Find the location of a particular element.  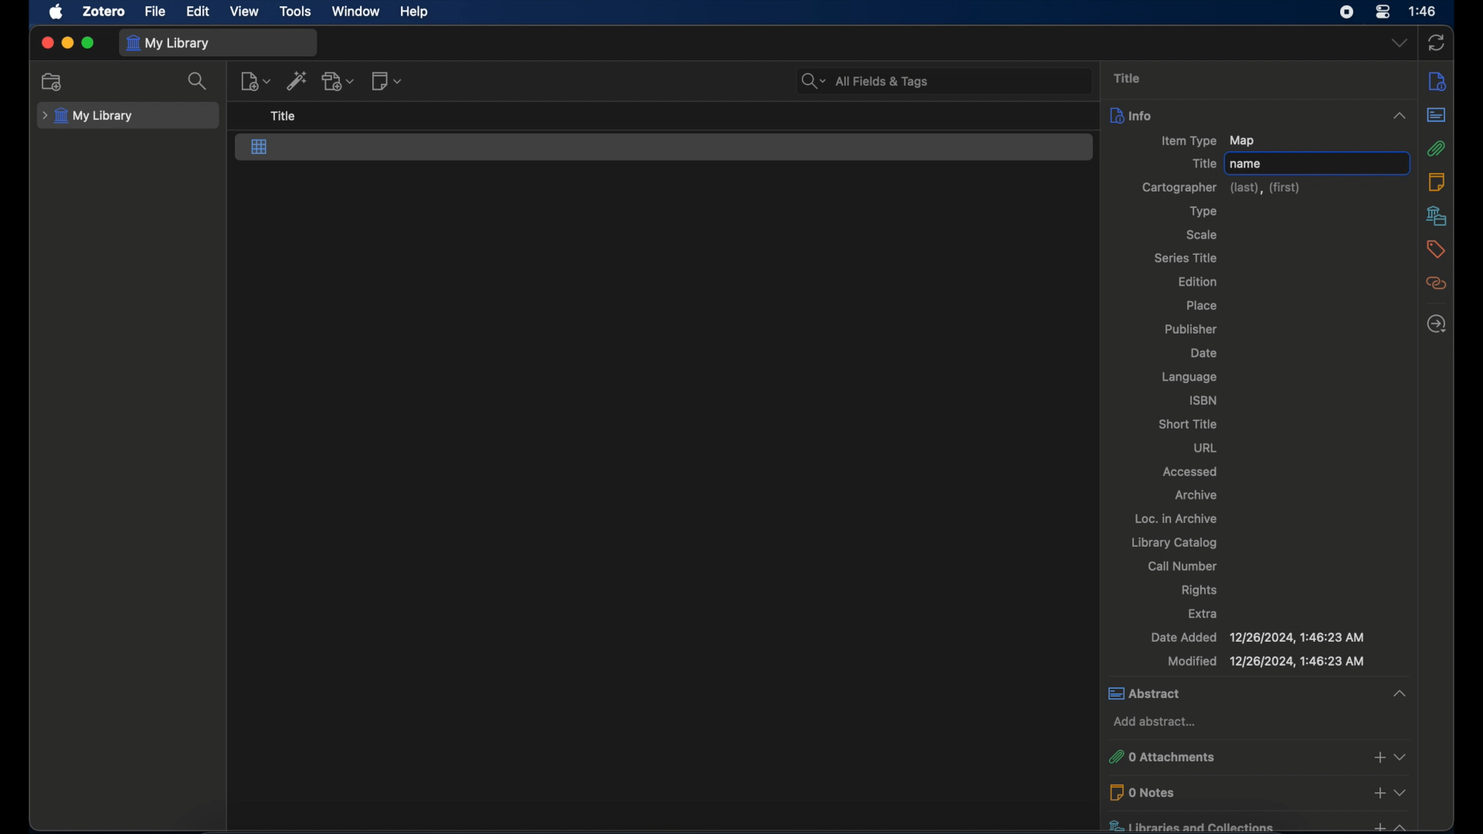

info is located at coordinates (1437, 83).